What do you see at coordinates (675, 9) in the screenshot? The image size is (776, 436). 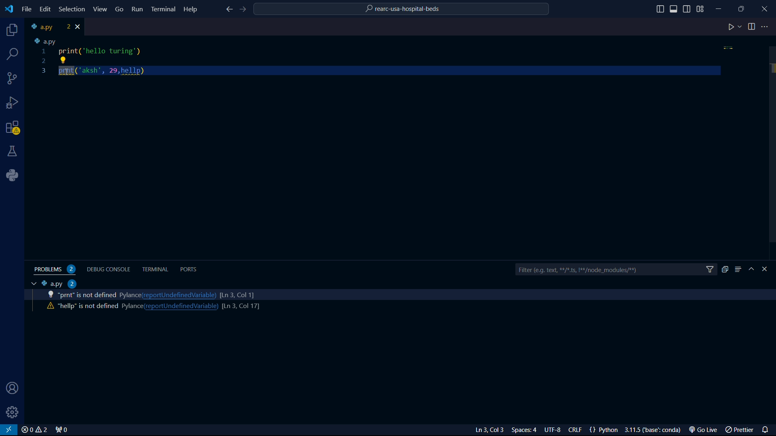 I see `toggle sidebar` at bounding box center [675, 9].